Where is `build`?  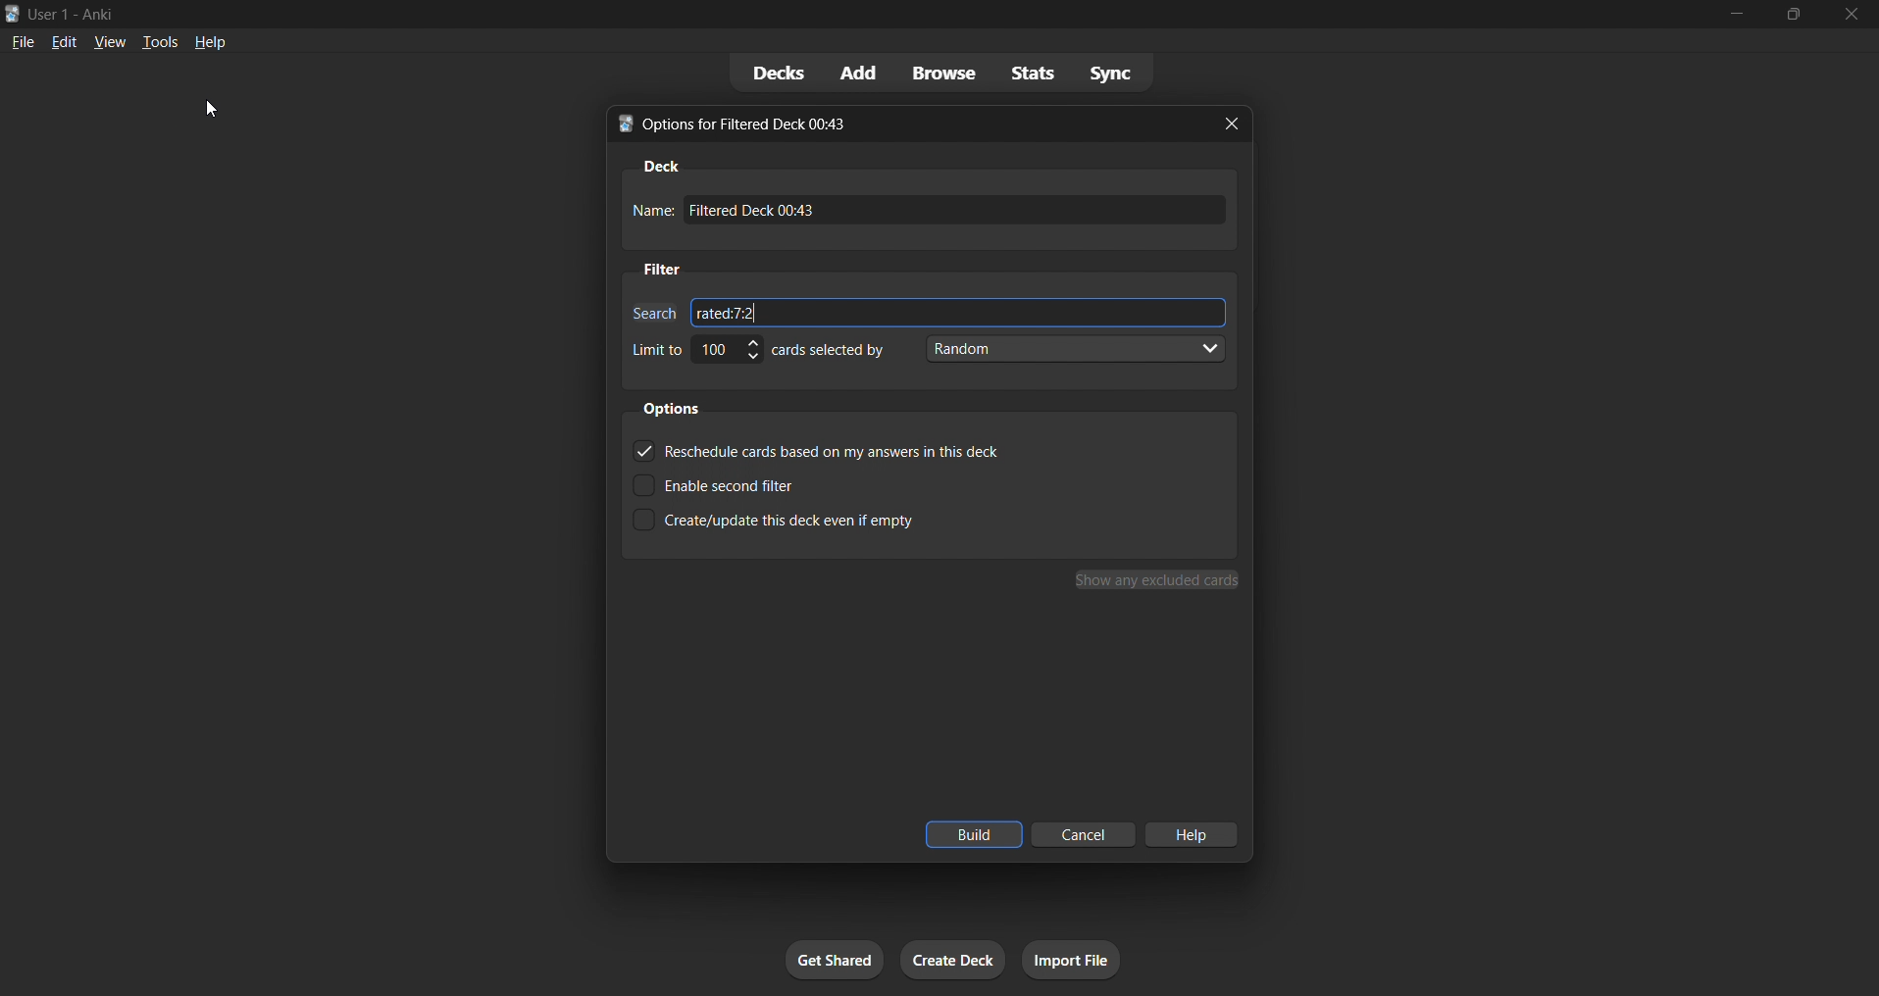
build is located at coordinates (972, 834).